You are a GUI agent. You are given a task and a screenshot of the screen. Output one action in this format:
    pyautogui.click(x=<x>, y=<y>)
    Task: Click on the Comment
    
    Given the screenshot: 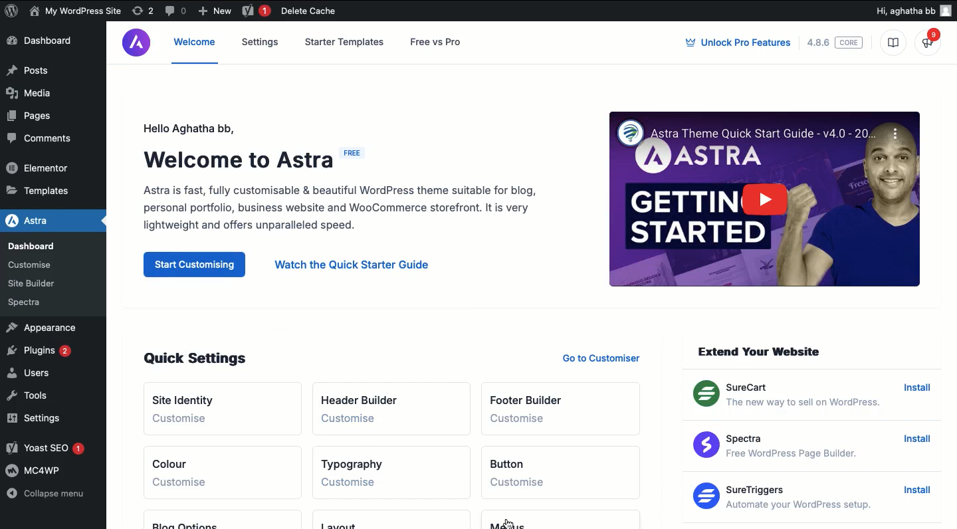 What is the action you would take?
    pyautogui.click(x=176, y=10)
    